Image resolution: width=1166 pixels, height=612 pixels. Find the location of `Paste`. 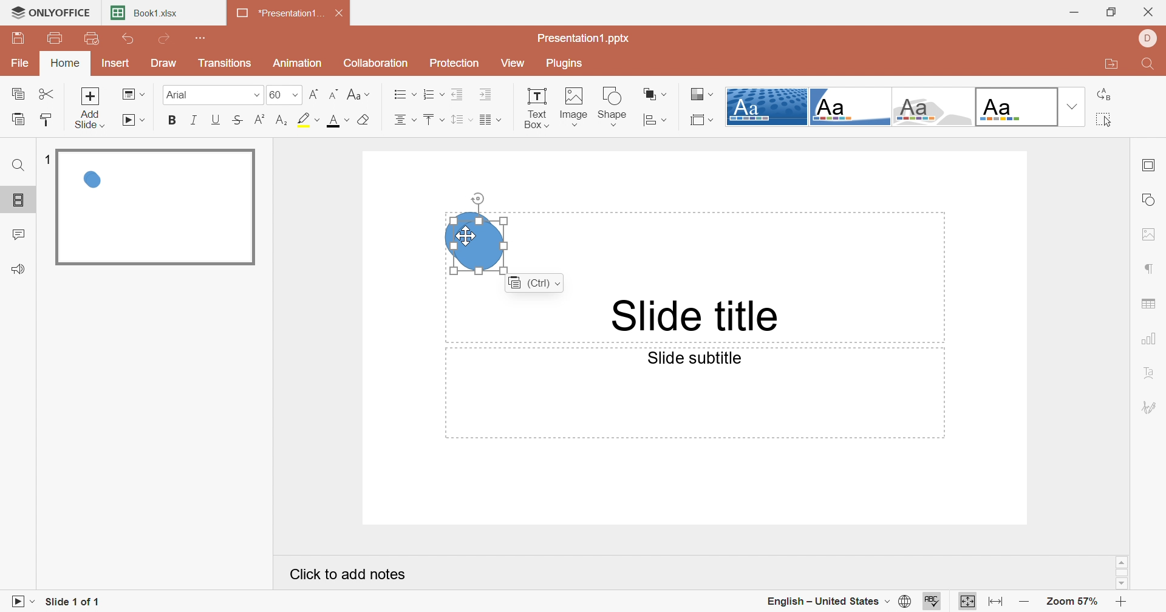

Paste is located at coordinates (18, 118).